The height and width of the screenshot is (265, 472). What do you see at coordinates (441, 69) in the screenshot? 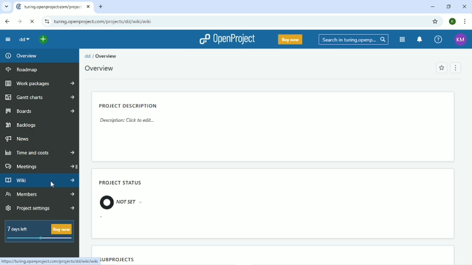
I see `Add to favorites` at bounding box center [441, 69].